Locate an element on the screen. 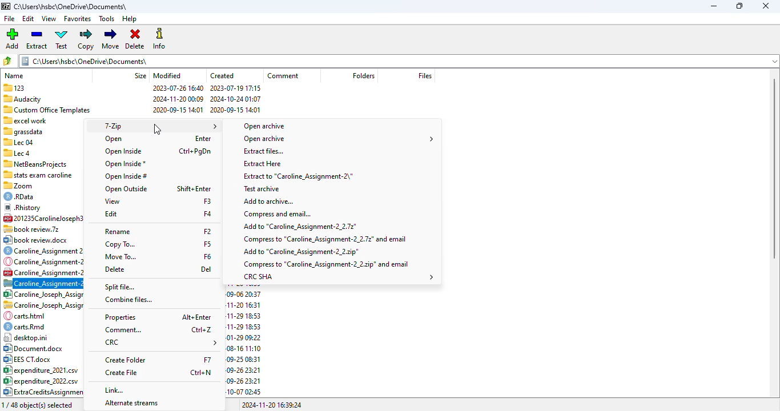 The image size is (780, 411). logo is located at coordinates (5, 6).